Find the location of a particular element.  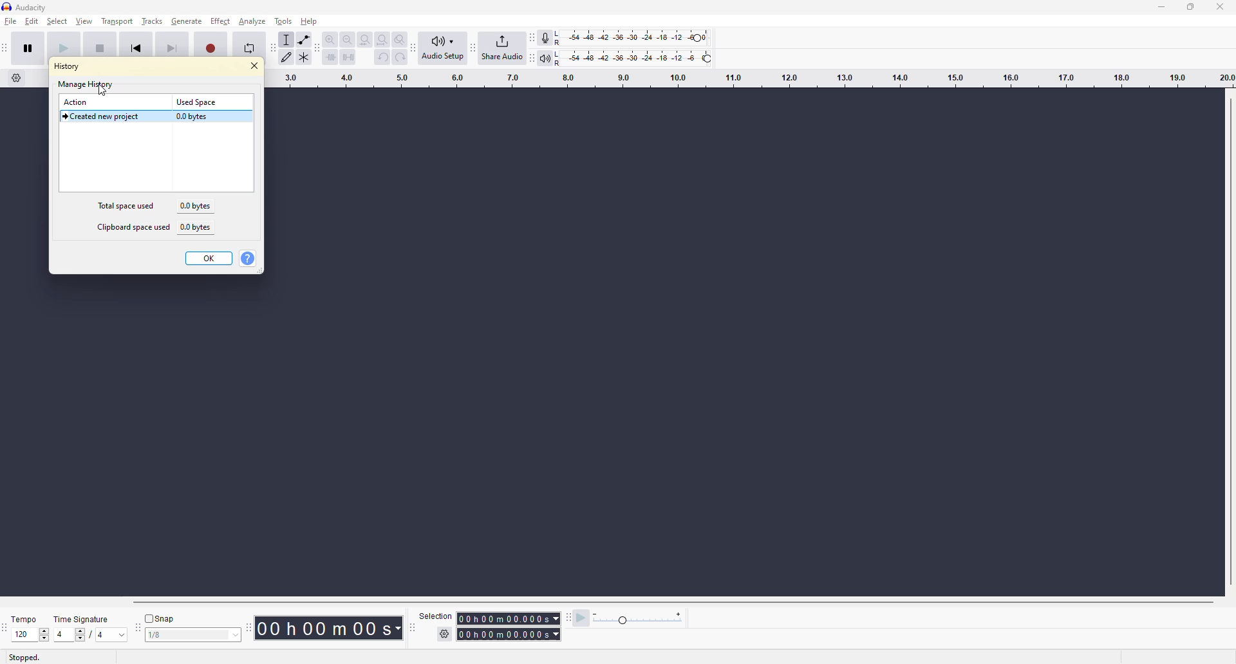

recording level is located at coordinates (647, 37).